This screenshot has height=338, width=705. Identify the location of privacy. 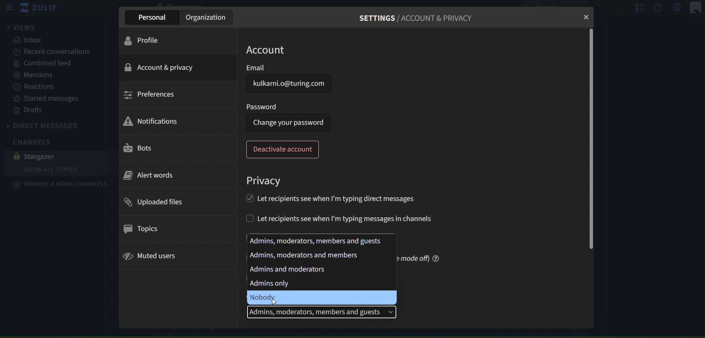
(264, 181).